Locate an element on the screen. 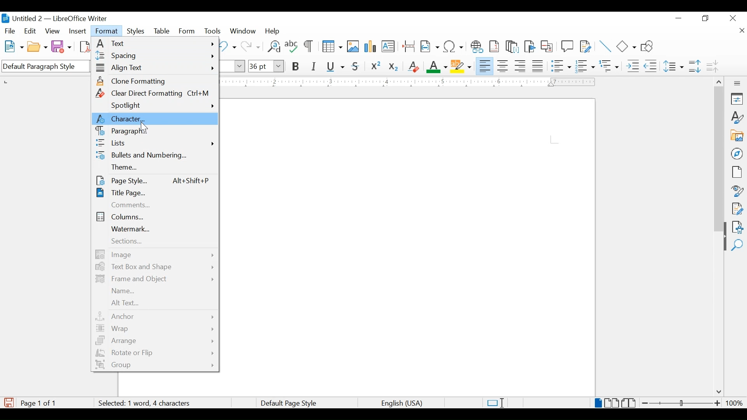  restore down is located at coordinates (706, 18).